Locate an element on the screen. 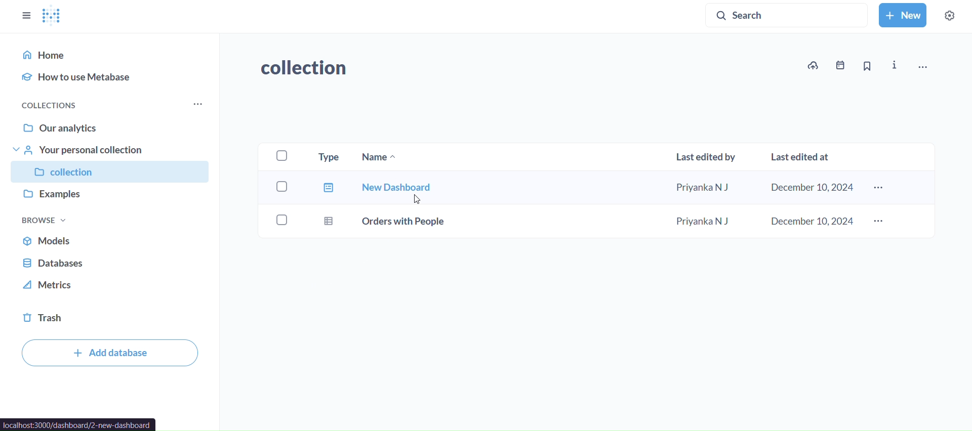 Image resolution: width=972 pixels, height=431 pixels. close sidebar is located at coordinates (26, 16).